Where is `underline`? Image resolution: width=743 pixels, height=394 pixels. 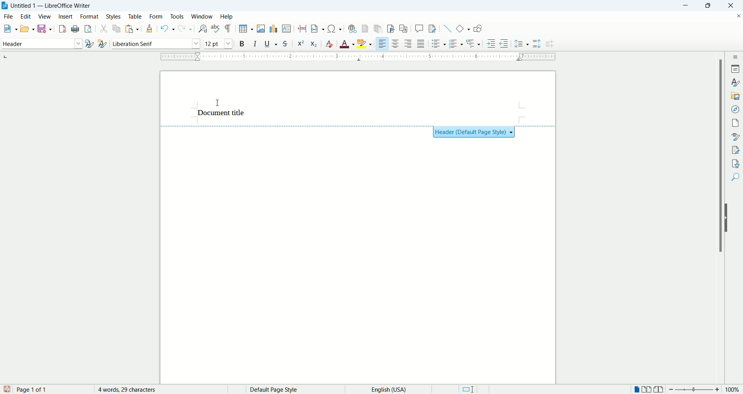
underline is located at coordinates (271, 44).